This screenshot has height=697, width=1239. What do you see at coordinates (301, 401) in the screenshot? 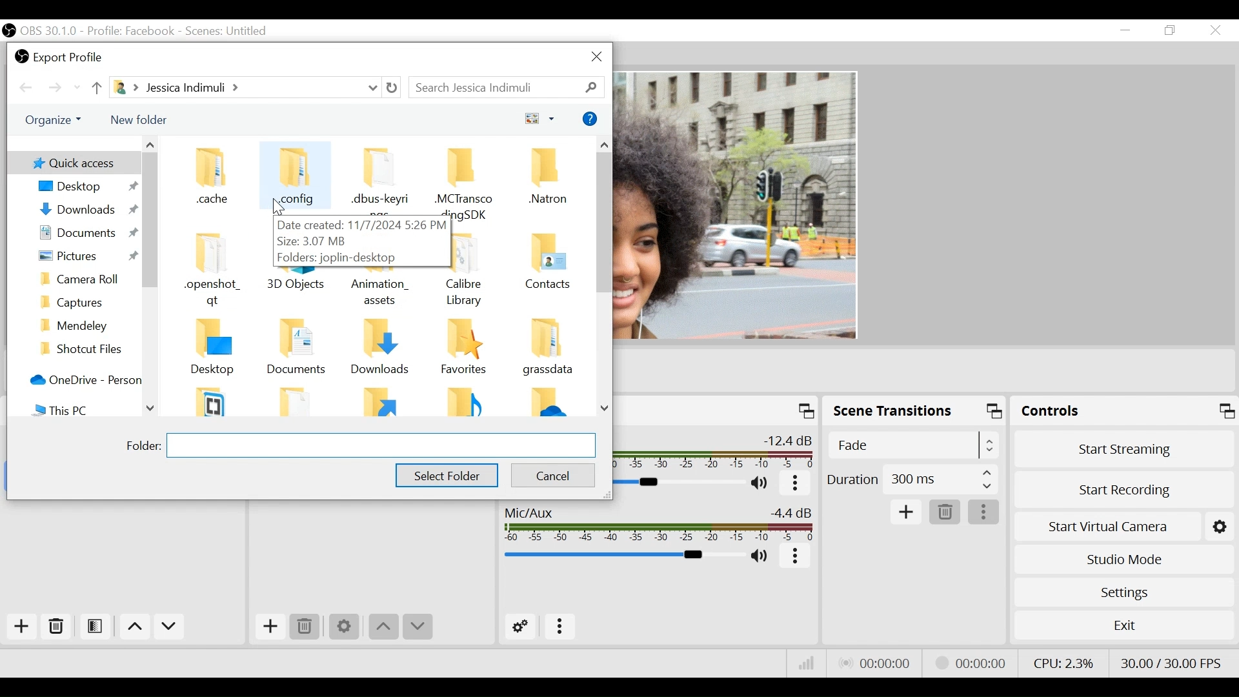
I see `Folder` at bounding box center [301, 401].